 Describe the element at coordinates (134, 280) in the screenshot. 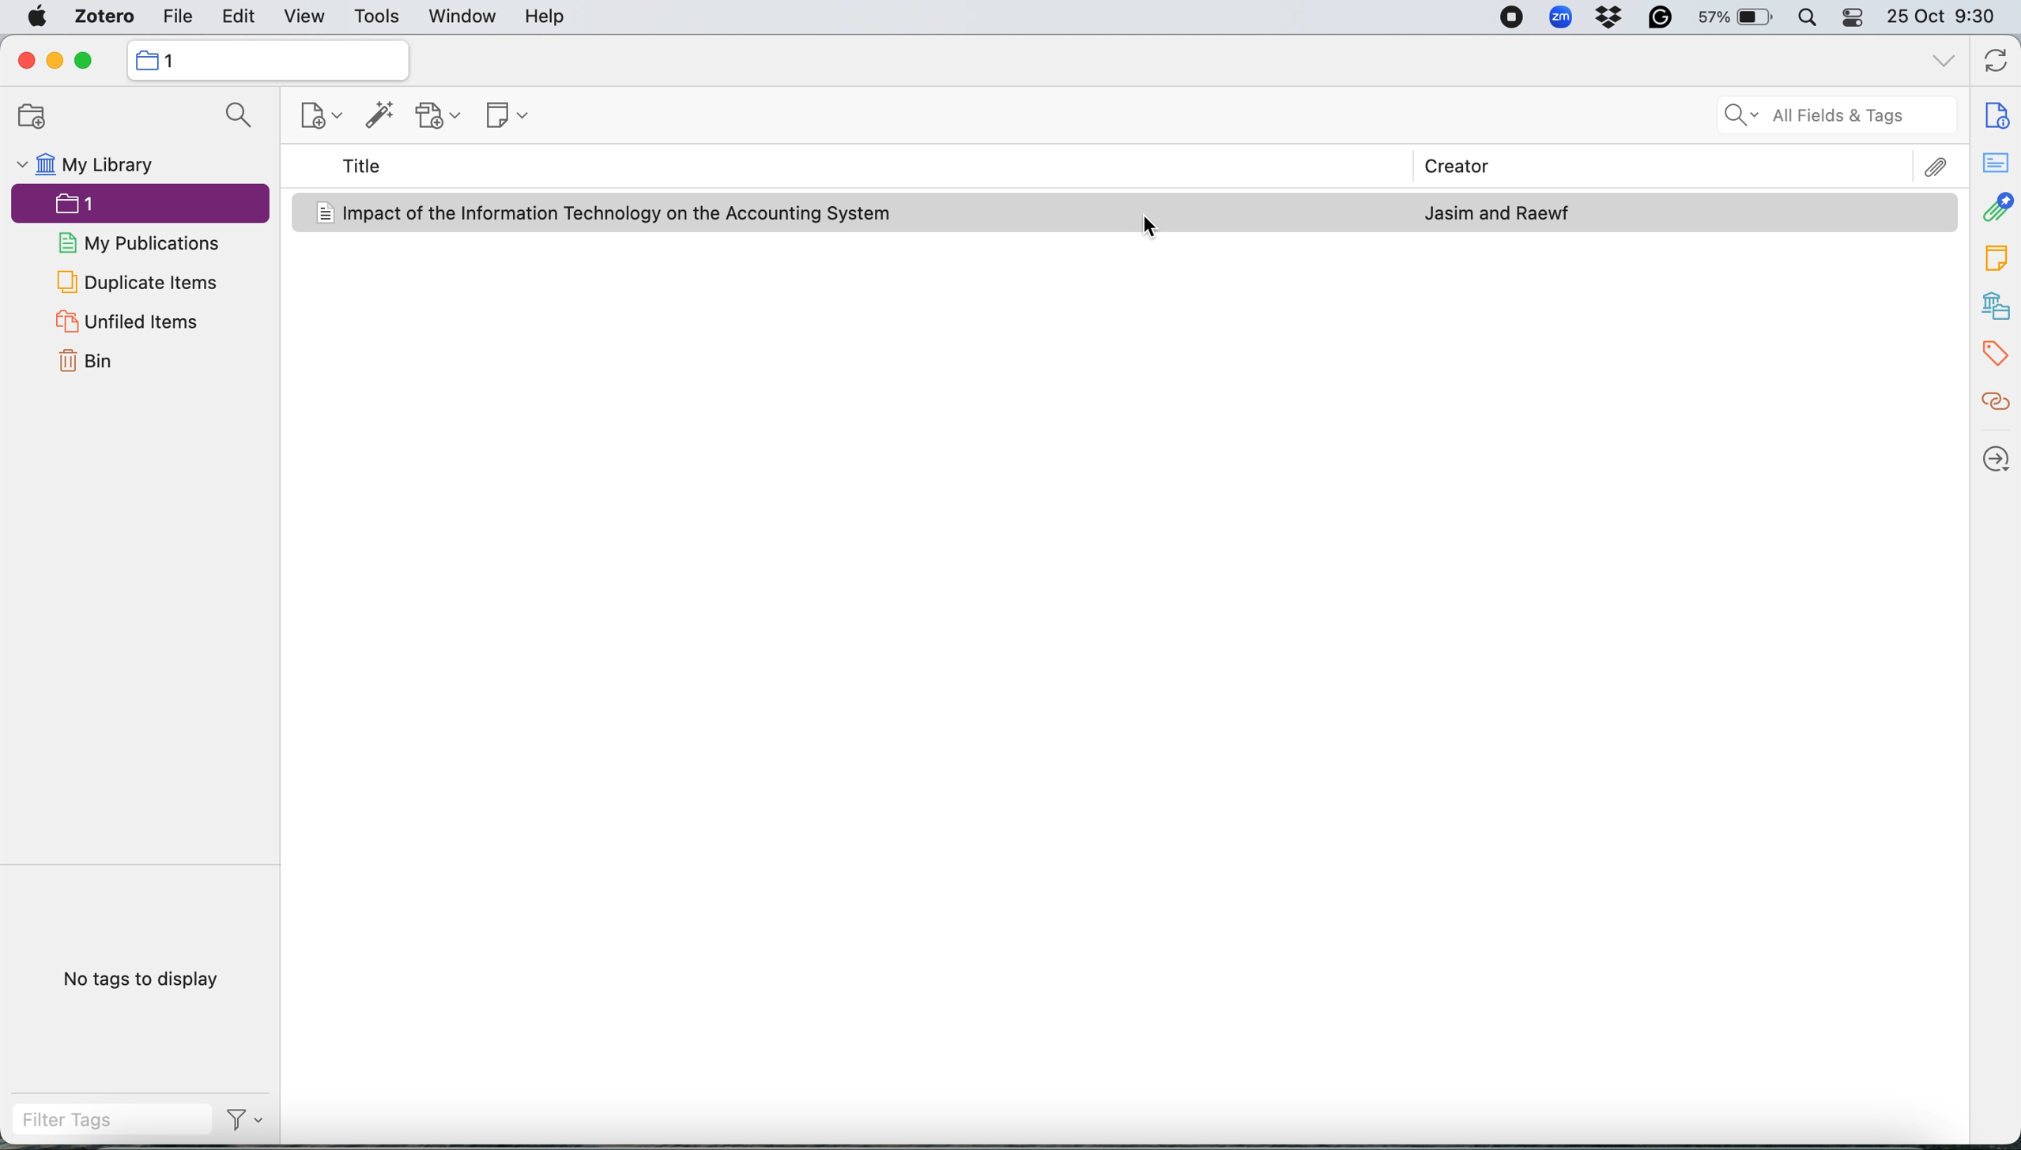

I see `duplicate items` at that location.